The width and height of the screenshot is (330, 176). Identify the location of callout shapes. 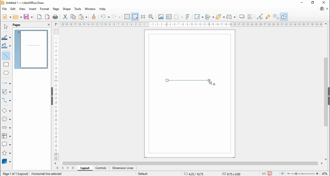
(6, 144).